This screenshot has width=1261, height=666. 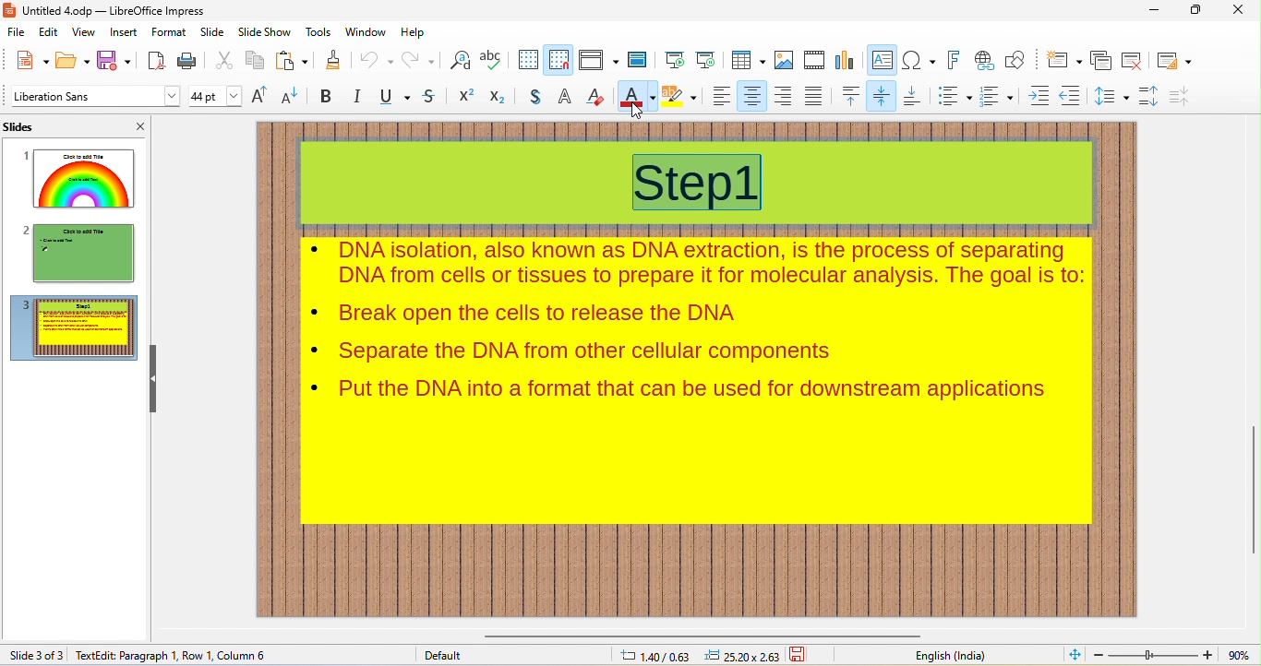 What do you see at coordinates (87, 33) in the screenshot?
I see `view` at bounding box center [87, 33].